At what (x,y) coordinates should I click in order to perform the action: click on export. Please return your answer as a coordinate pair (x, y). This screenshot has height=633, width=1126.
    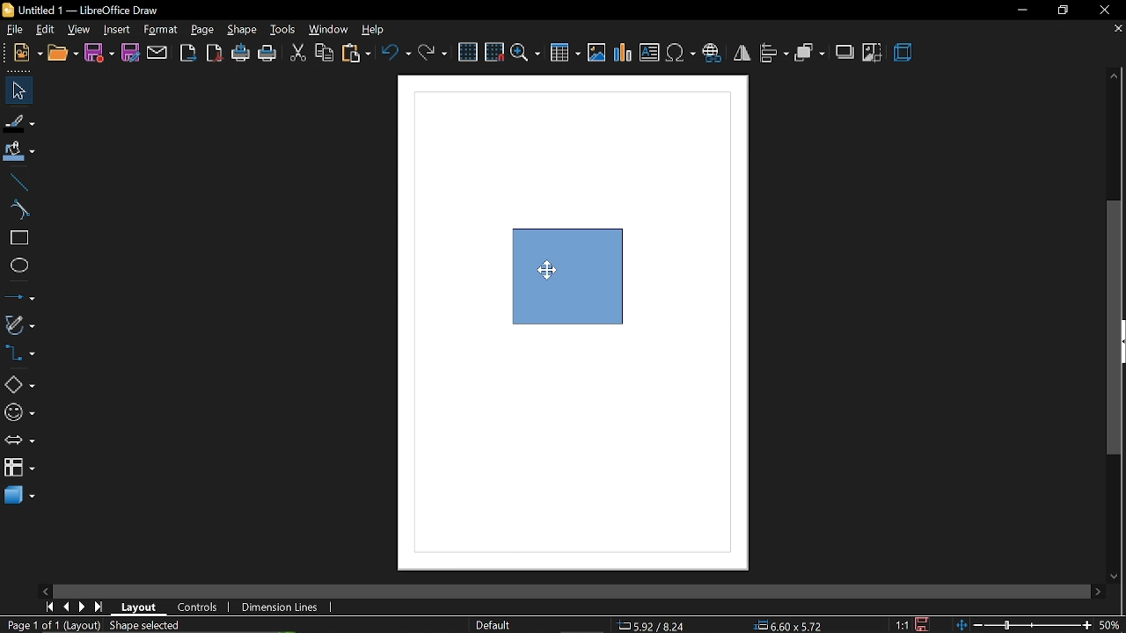
    Looking at the image, I should click on (190, 53).